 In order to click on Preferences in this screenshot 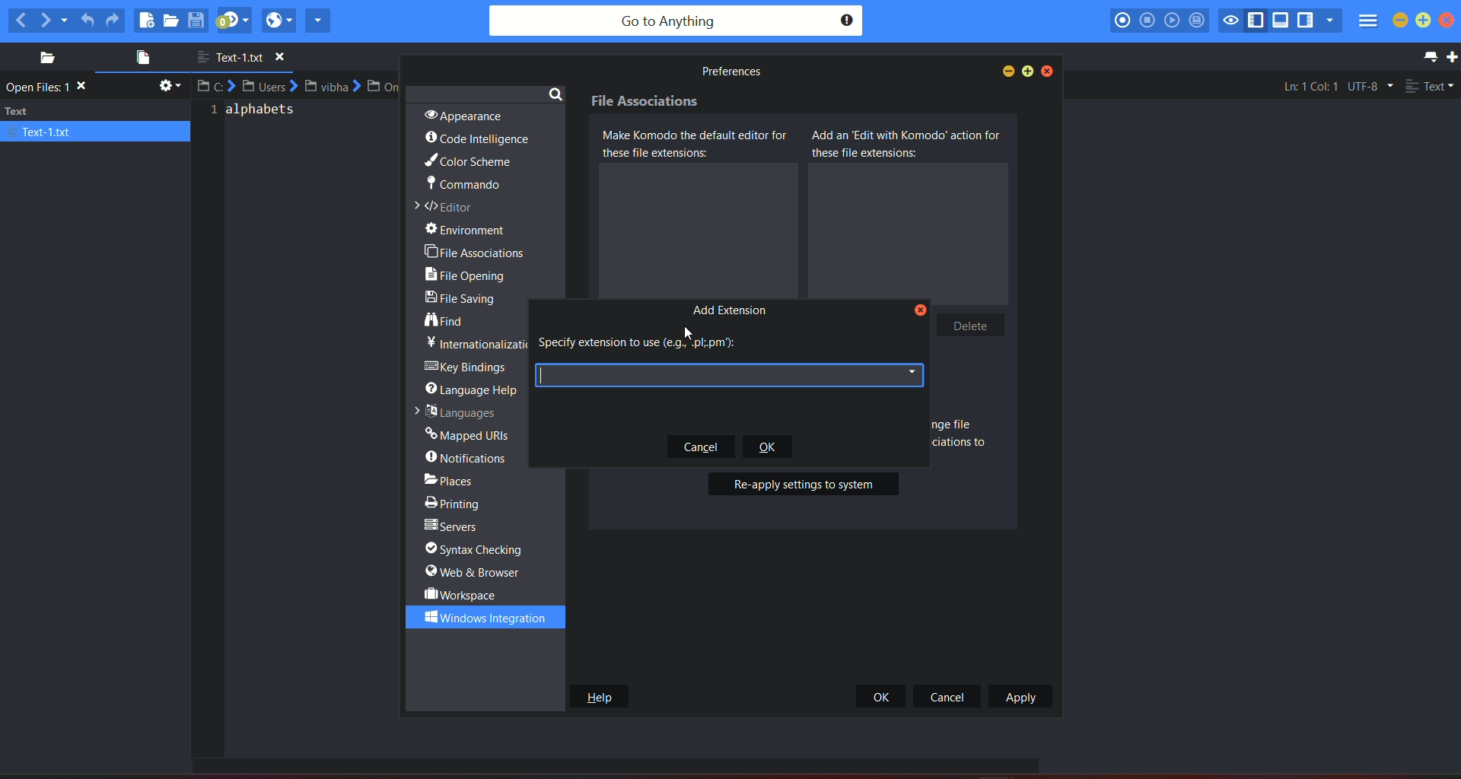, I will do `click(729, 72)`.